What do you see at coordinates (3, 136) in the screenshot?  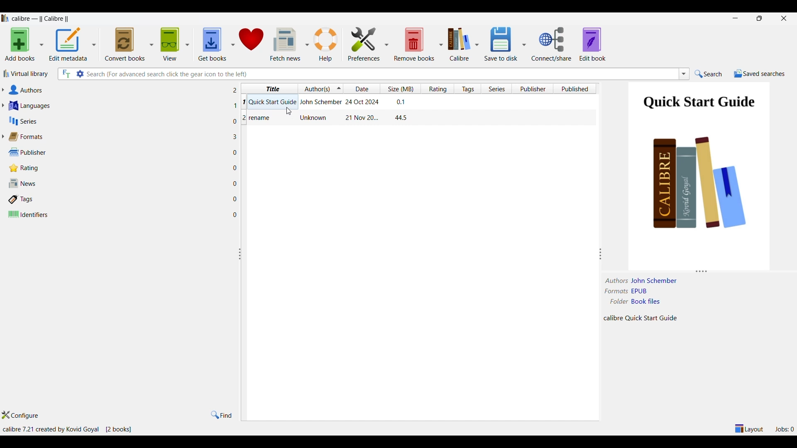 I see `Expand formats` at bounding box center [3, 136].